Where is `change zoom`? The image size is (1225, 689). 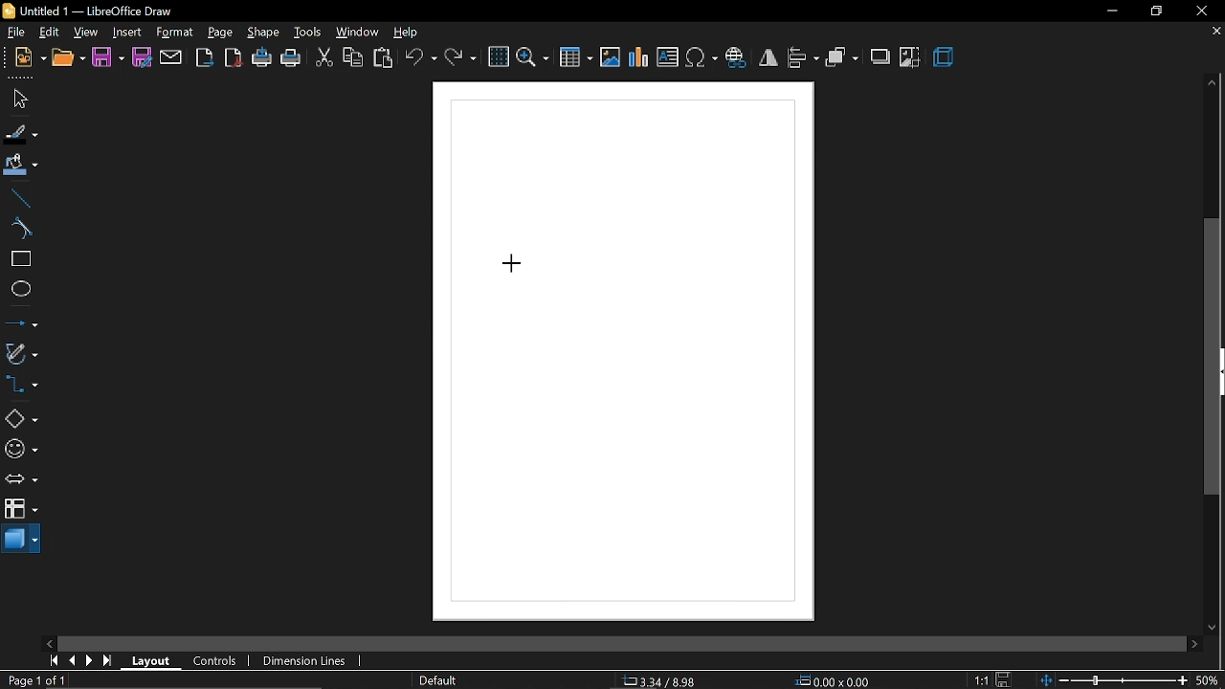
change zoom is located at coordinates (1110, 681).